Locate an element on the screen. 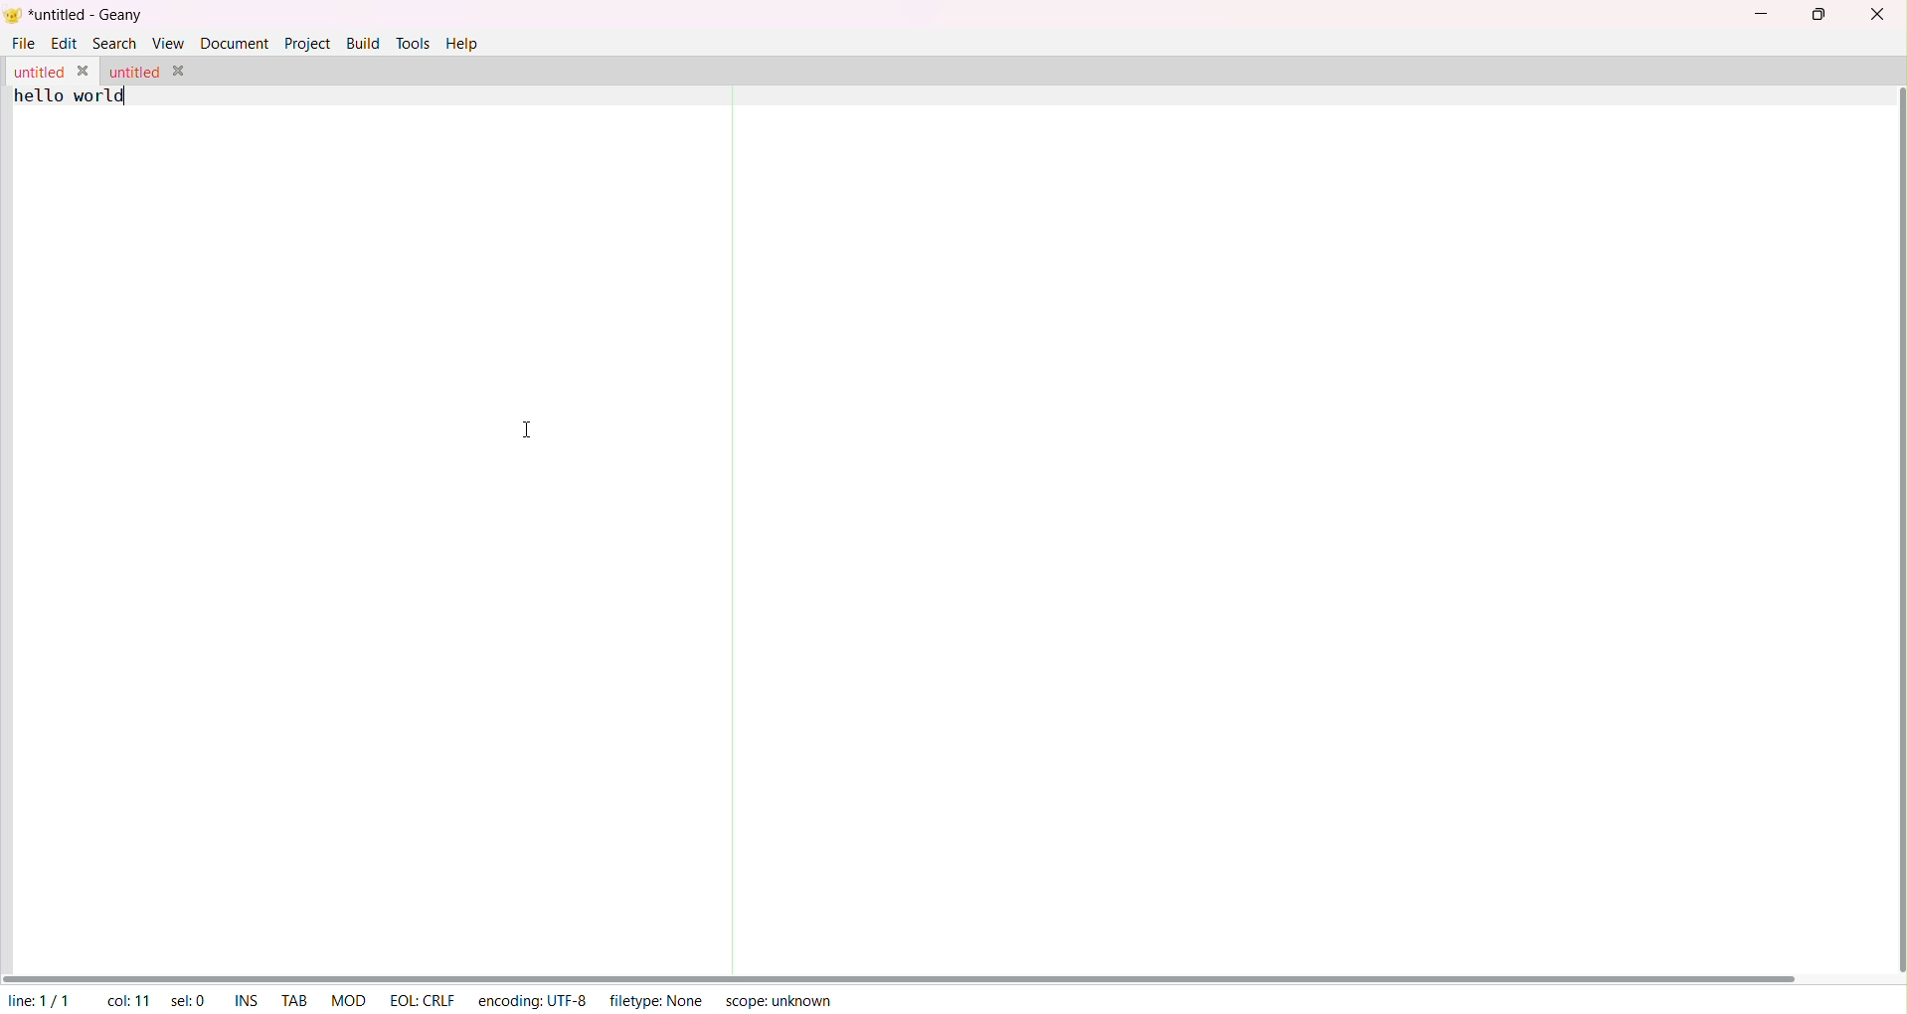  line: 1/1 is located at coordinates (37, 1000).